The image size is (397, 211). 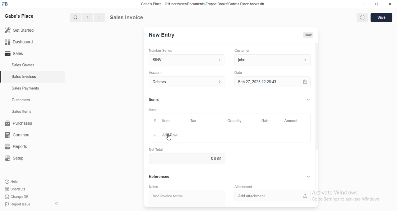 I want to click on References, so click(x=161, y=176).